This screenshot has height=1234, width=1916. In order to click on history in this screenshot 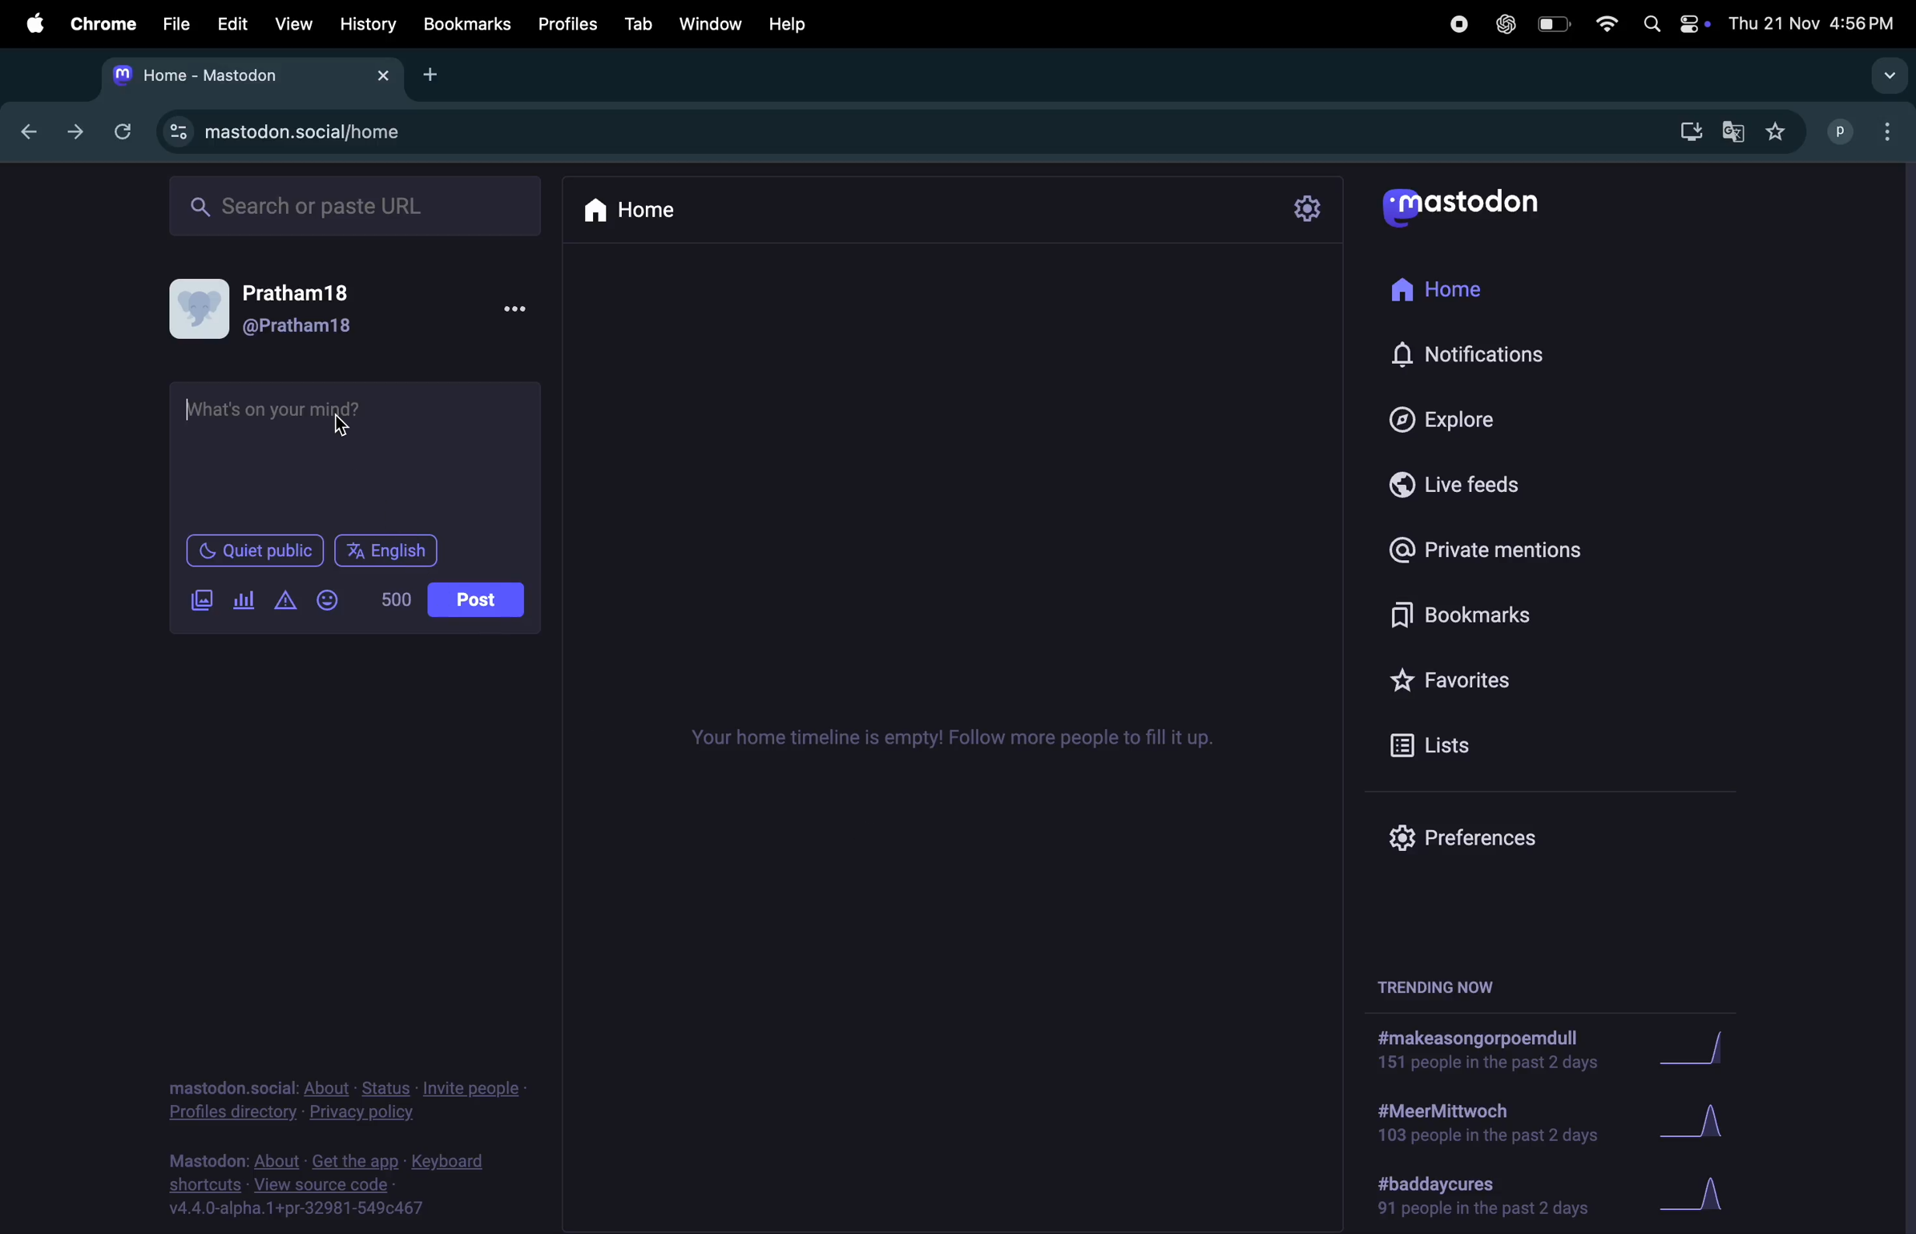, I will do `click(368, 23)`.